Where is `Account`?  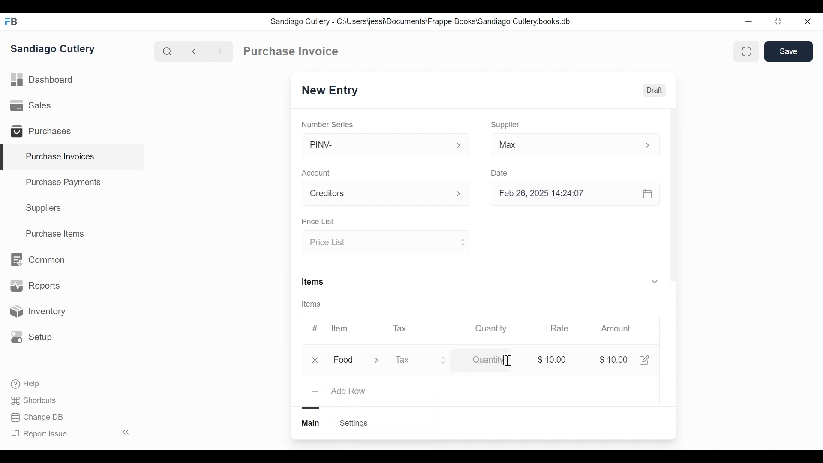 Account is located at coordinates (318, 174).